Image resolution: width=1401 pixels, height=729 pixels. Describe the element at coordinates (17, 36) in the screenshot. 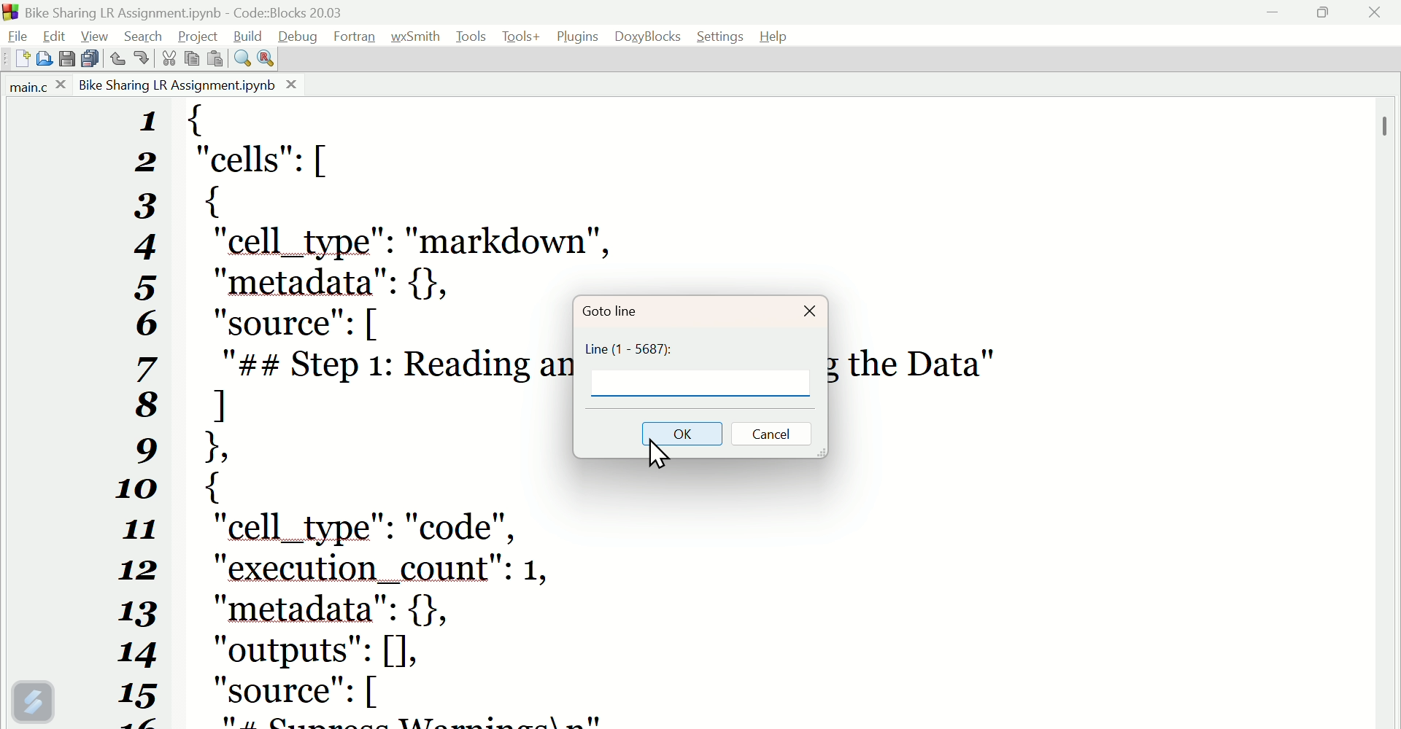

I see `File` at that location.